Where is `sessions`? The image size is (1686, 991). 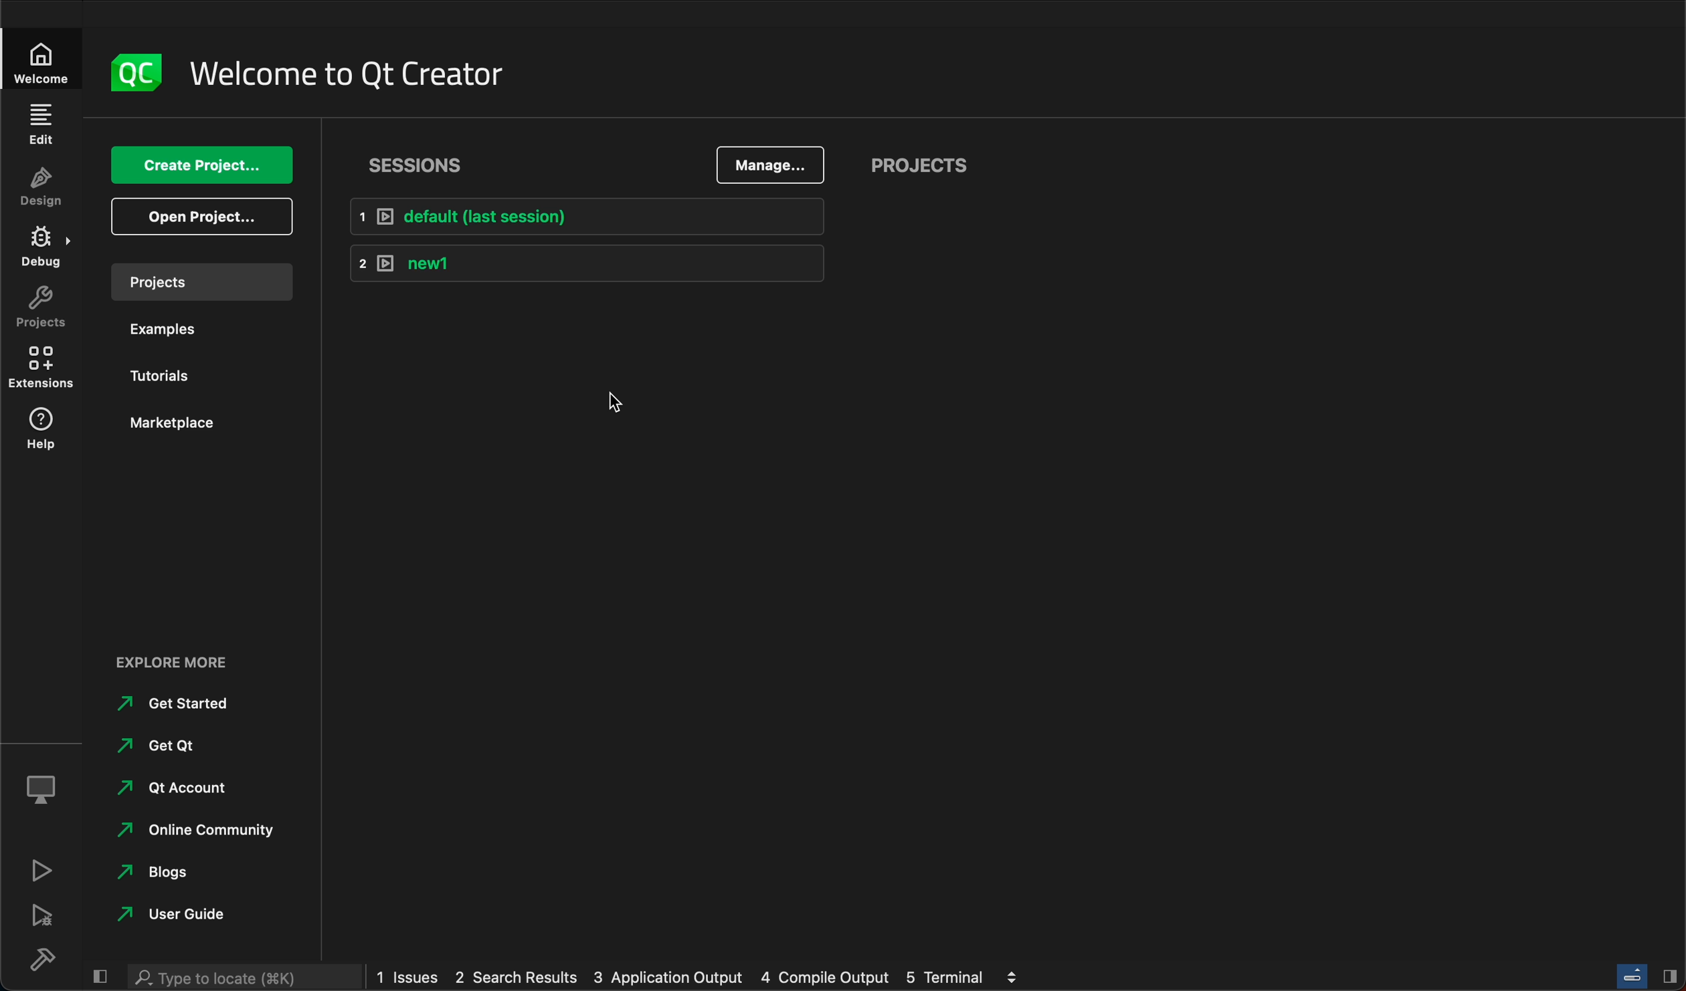
sessions is located at coordinates (415, 158).